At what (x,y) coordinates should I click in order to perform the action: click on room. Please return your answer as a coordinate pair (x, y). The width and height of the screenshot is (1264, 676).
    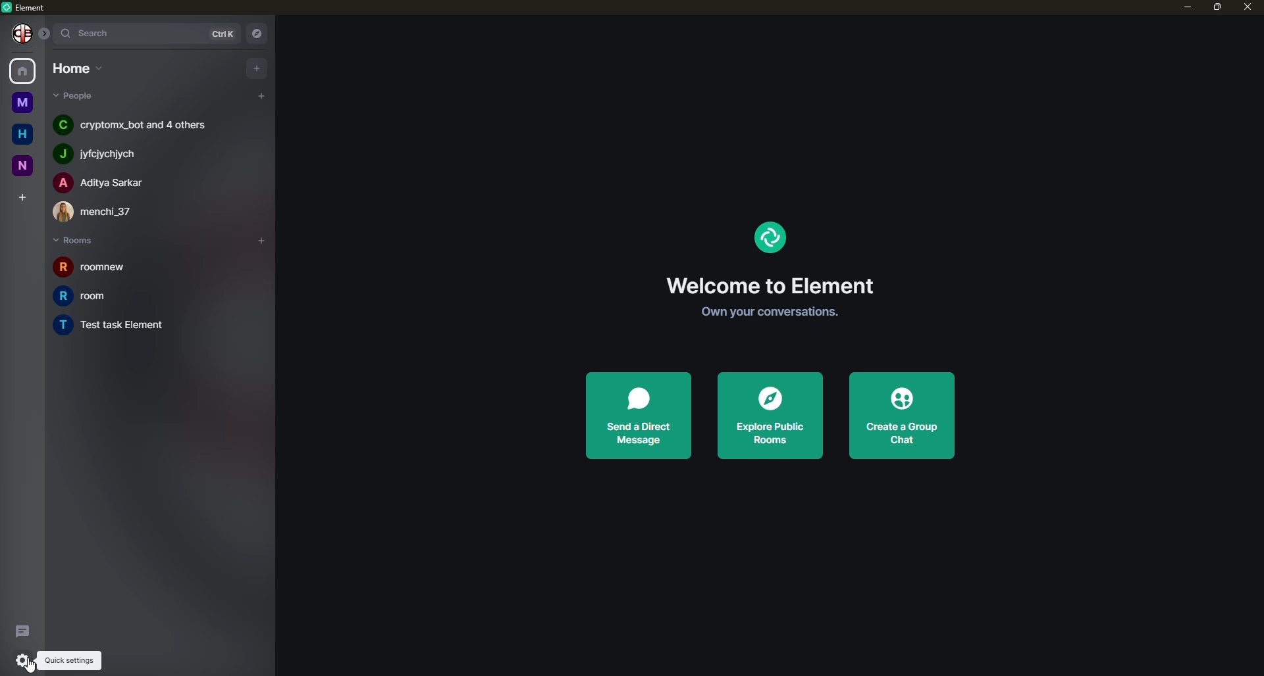
    Looking at the image, I should click on (128, 326).